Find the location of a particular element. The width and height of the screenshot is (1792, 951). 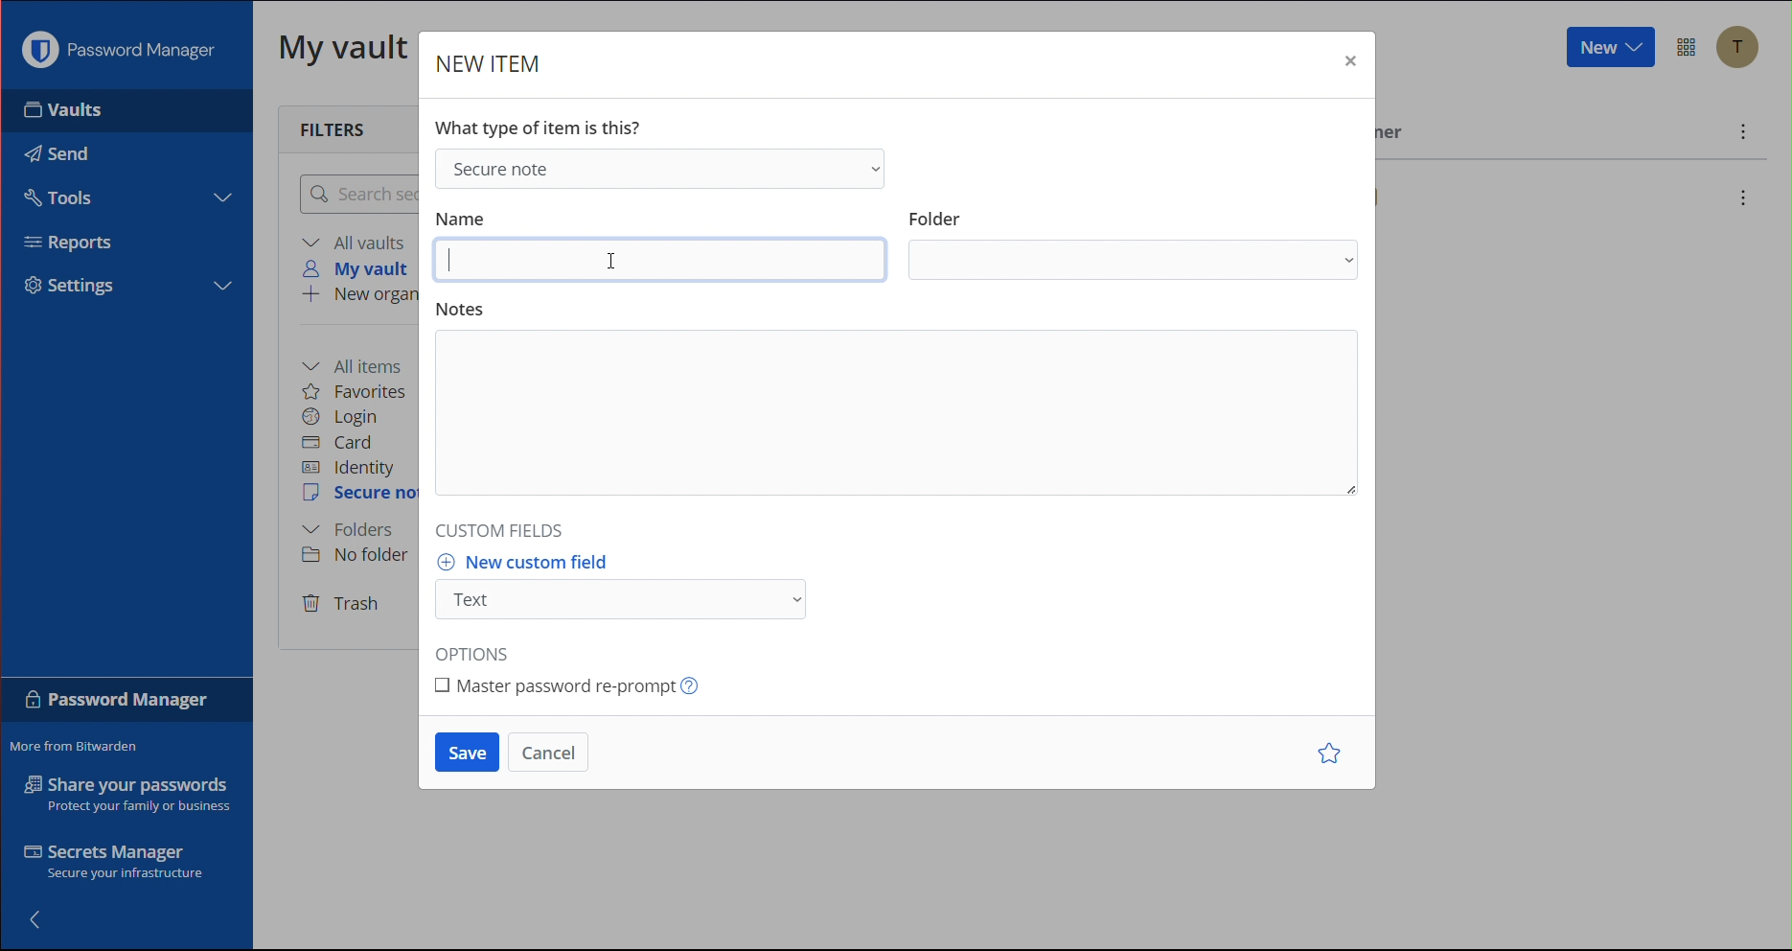

My Vault is located at coordinates (344, 46).